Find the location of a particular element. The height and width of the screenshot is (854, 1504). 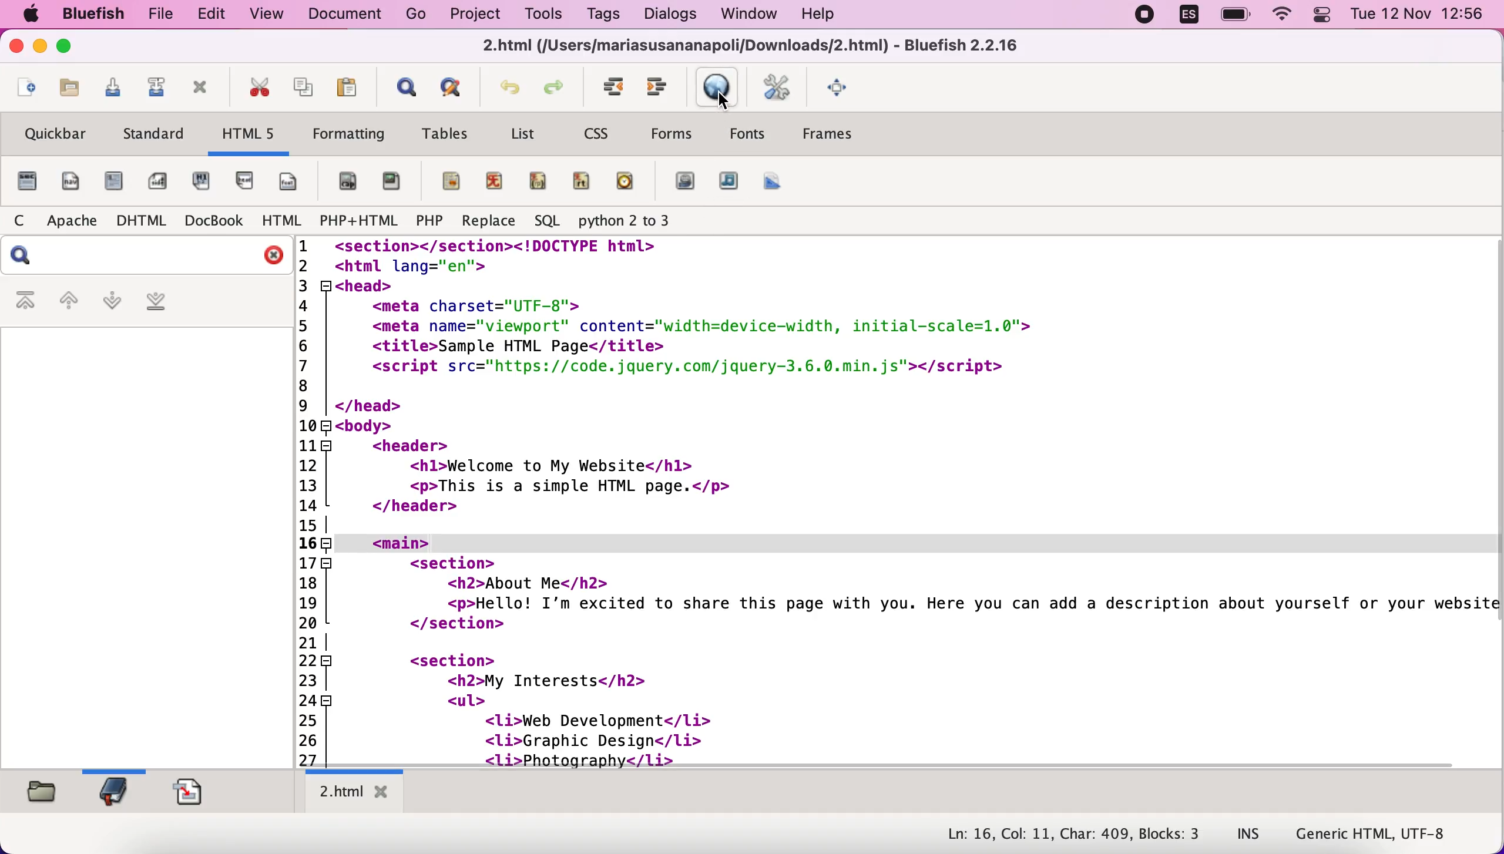

right justify is located at coordinates (539, 181).